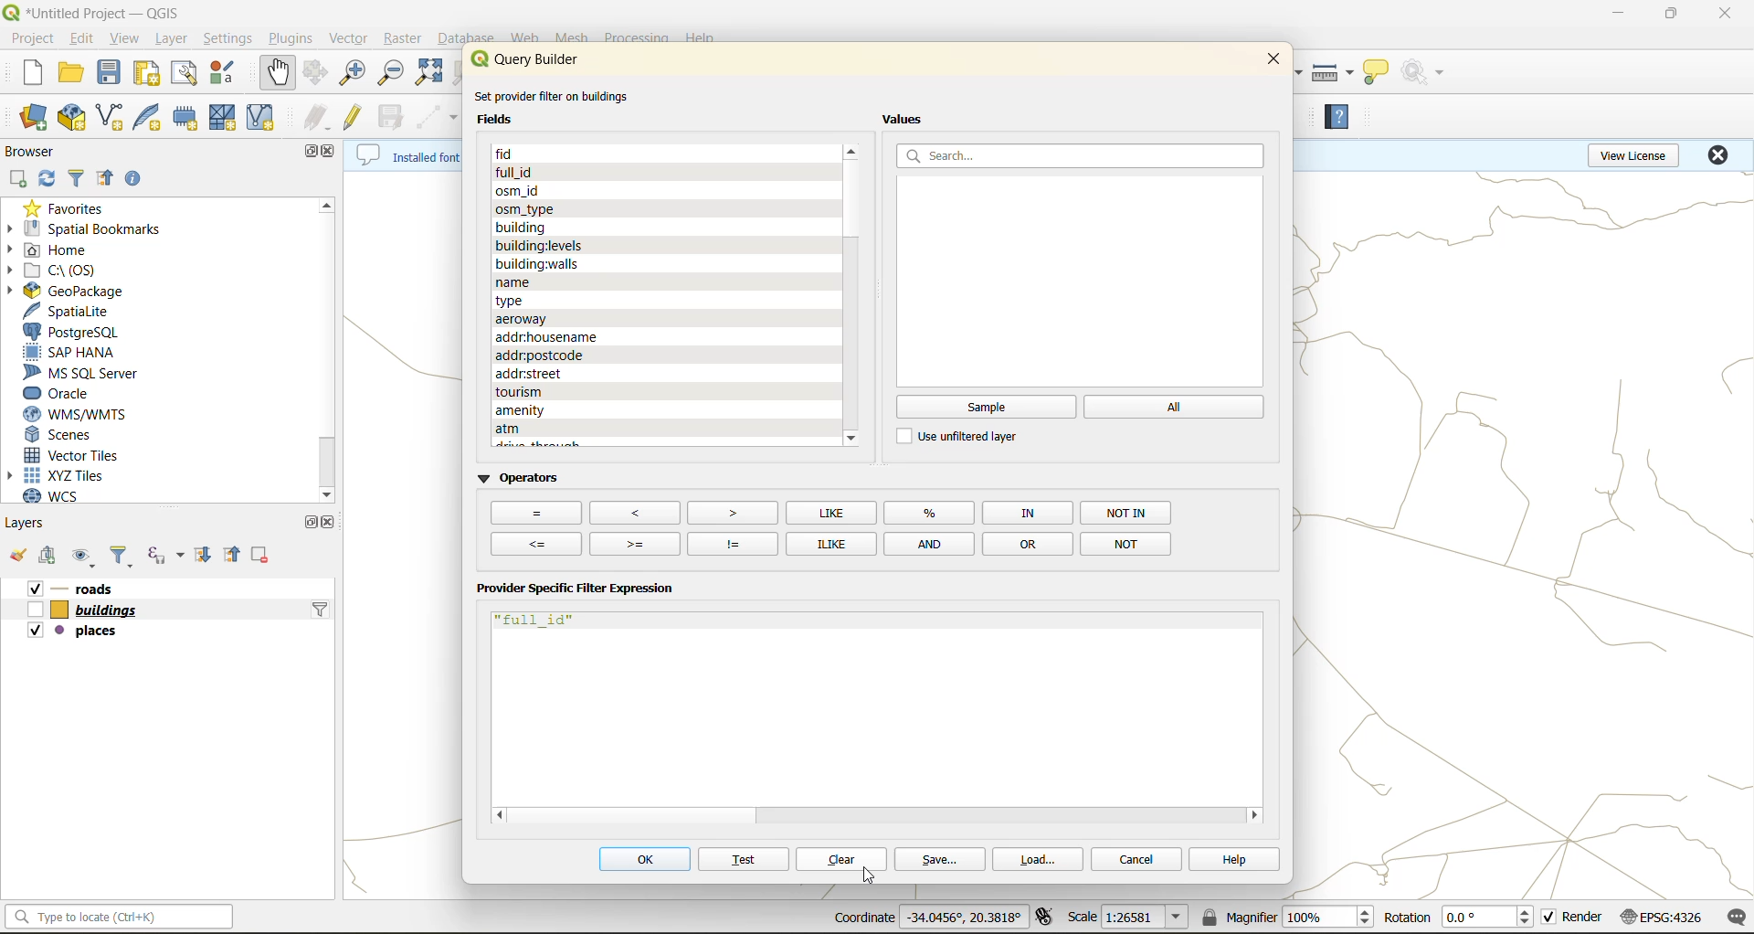  Describe the element at coordinates (929, 543) in the screenshot. I see `opertators` at that location.